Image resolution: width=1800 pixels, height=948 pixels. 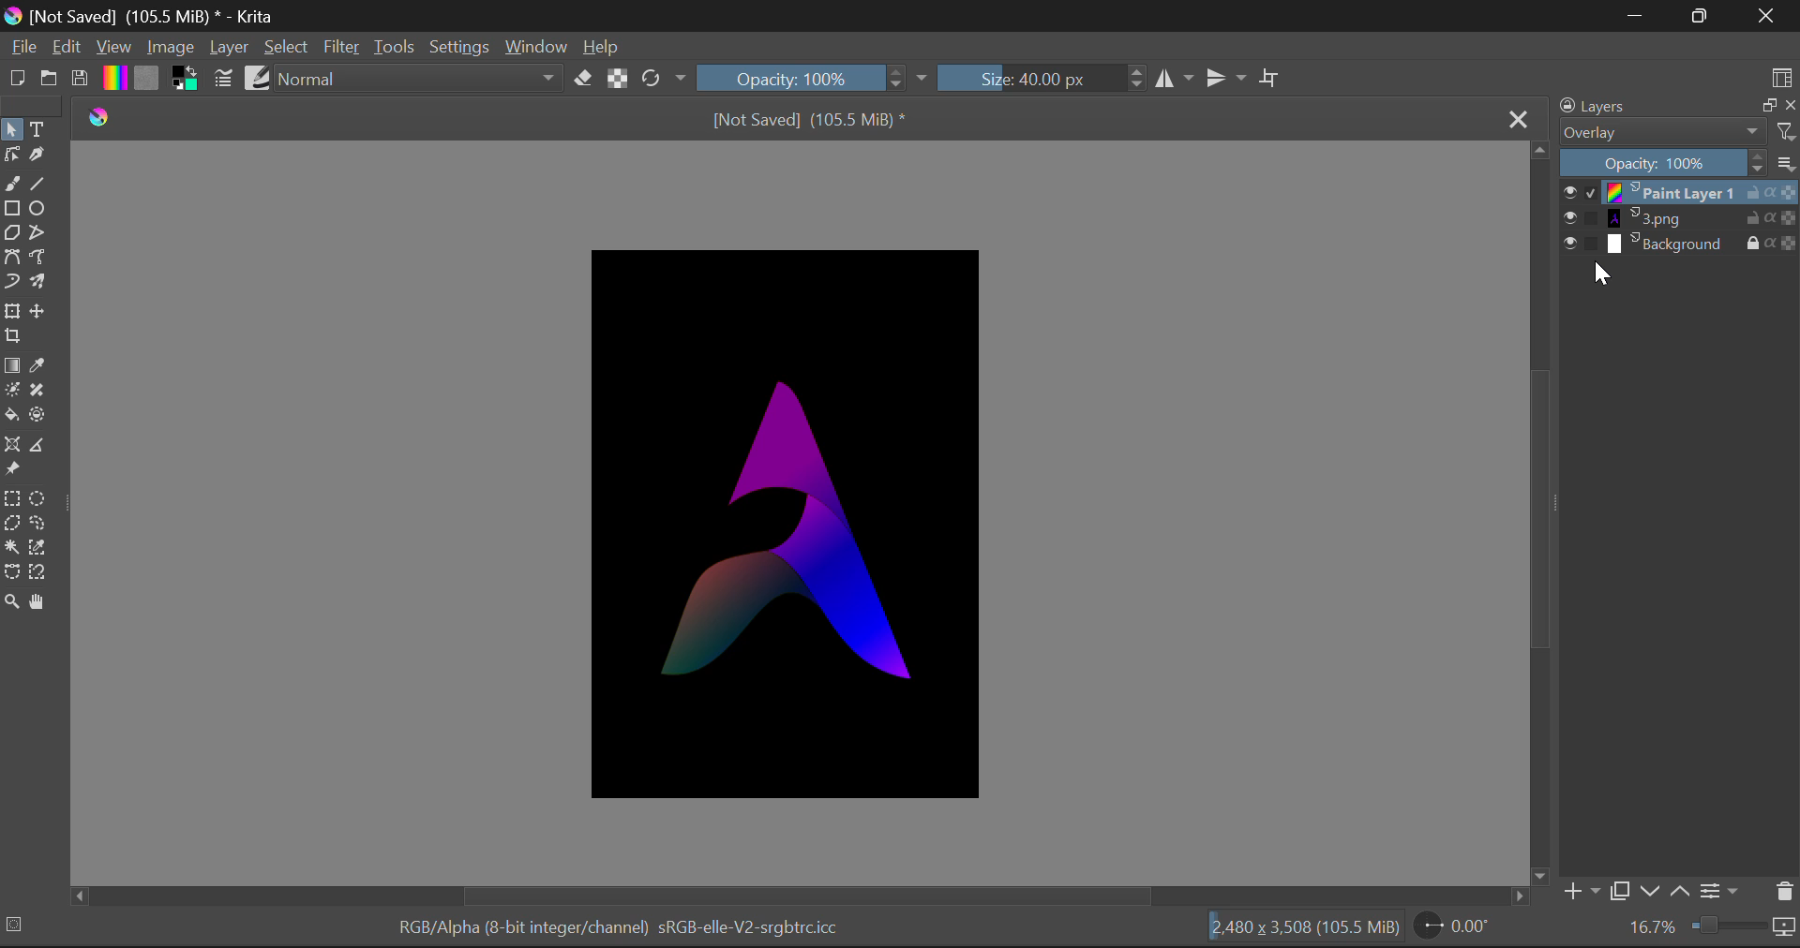 I want to click on Rectangle, so click(x=12, y=208).